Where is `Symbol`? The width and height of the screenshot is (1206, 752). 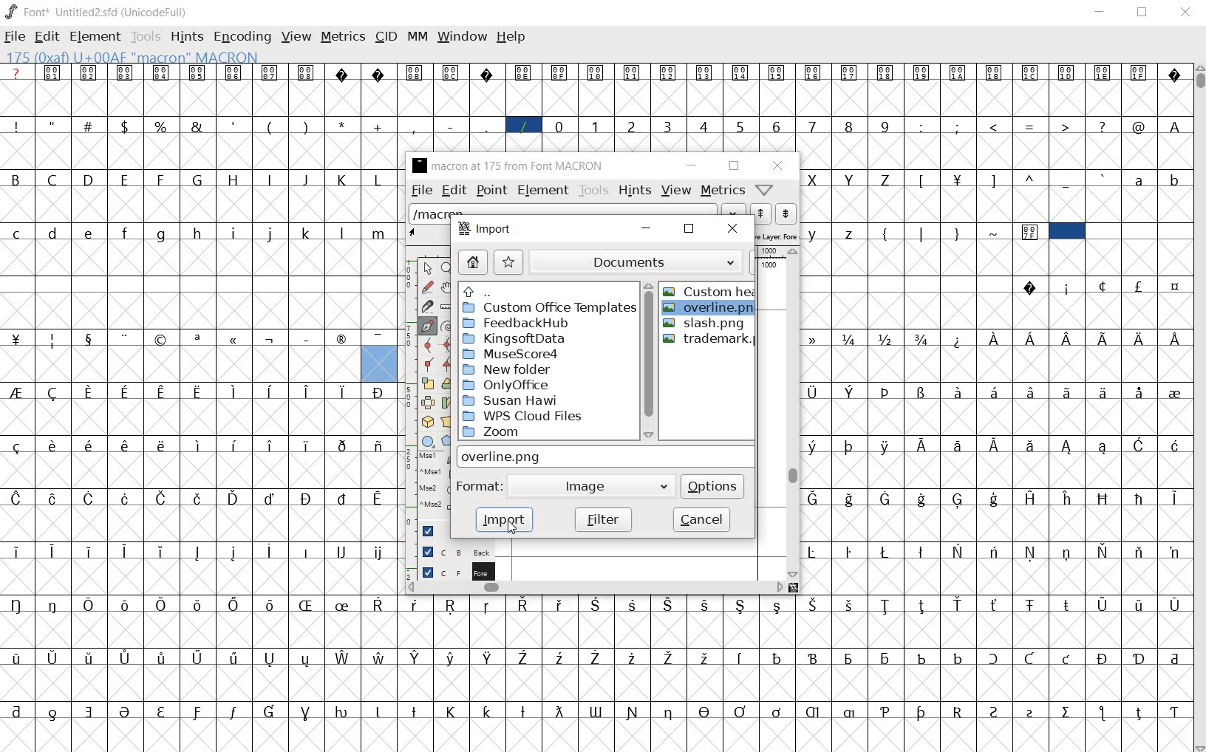 Symbol is located at coordinates (234, 338).